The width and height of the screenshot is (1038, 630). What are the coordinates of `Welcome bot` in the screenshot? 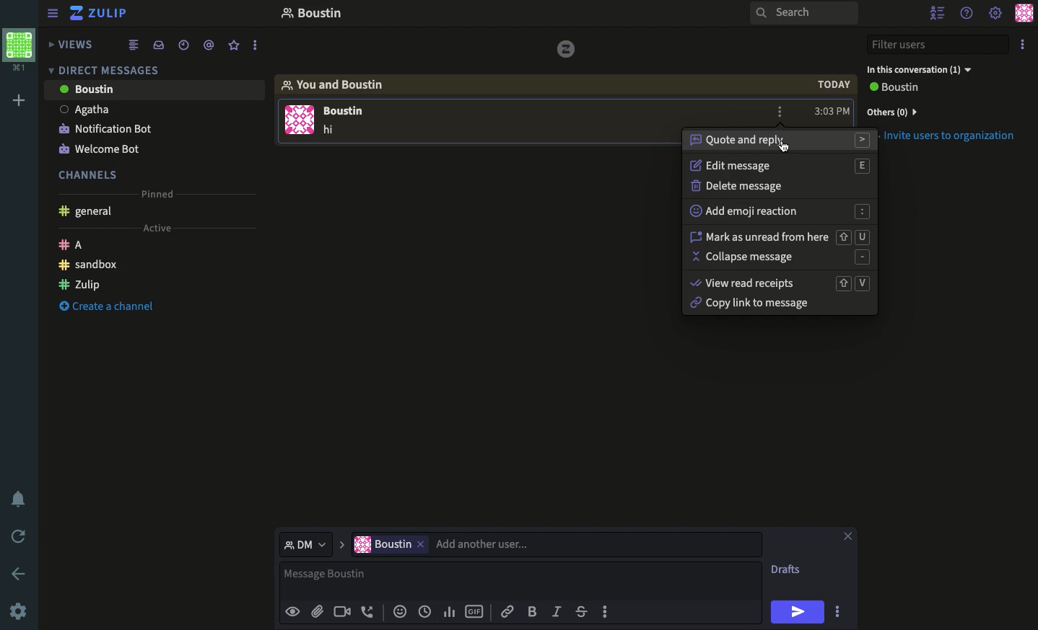 It's located at (103, 146).